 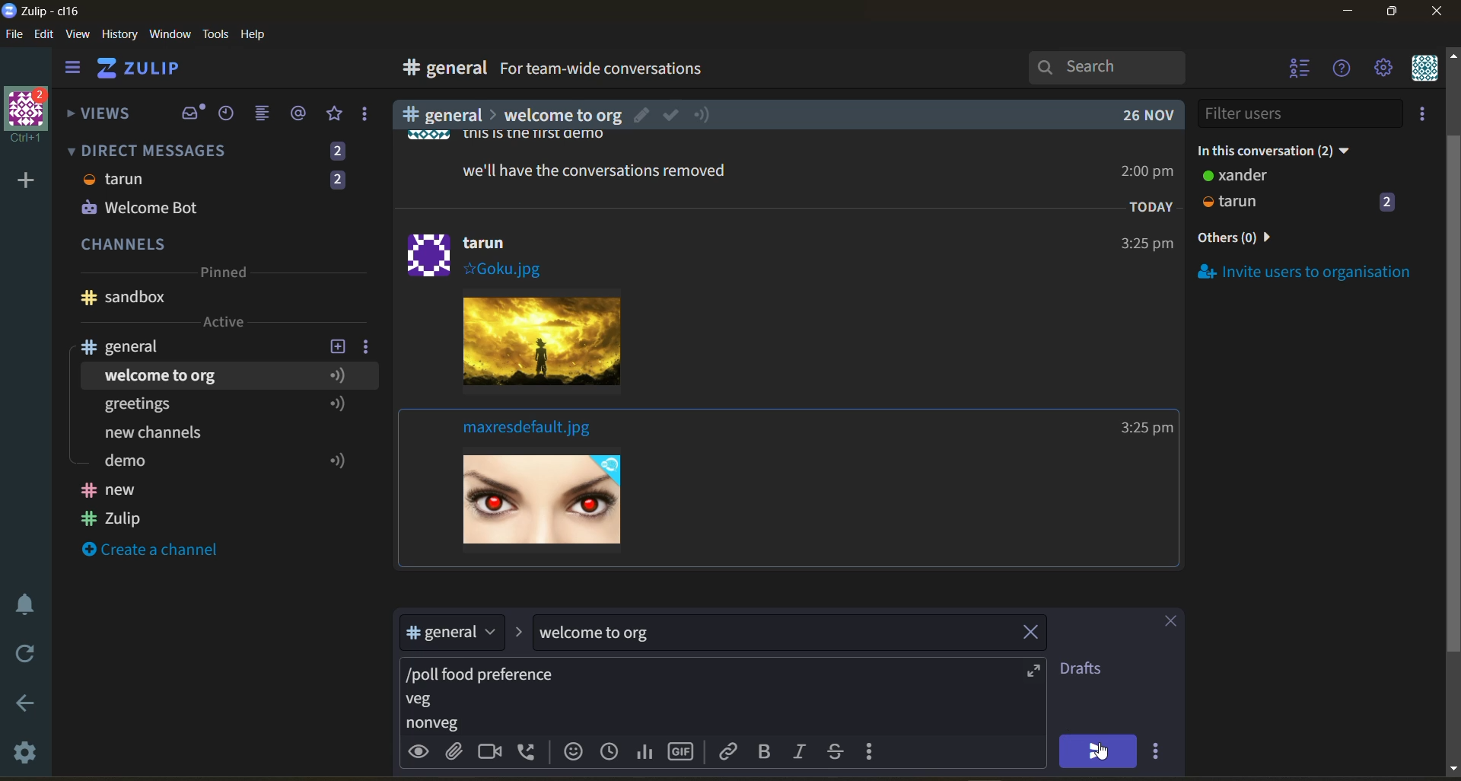 What do you see at coordinates (1348, 14) in the screenshot?
I see `minimize` at bounding box center [1348, 14].